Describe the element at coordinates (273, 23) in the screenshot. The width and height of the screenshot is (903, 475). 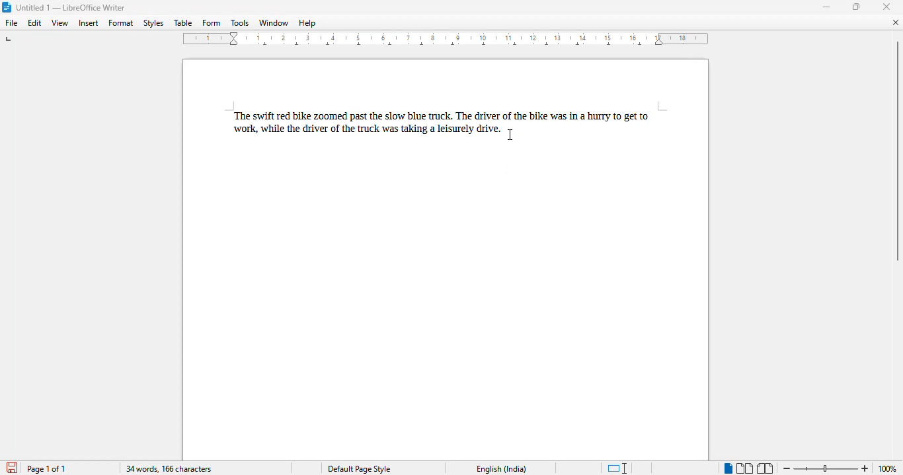
I see `window` at that location.